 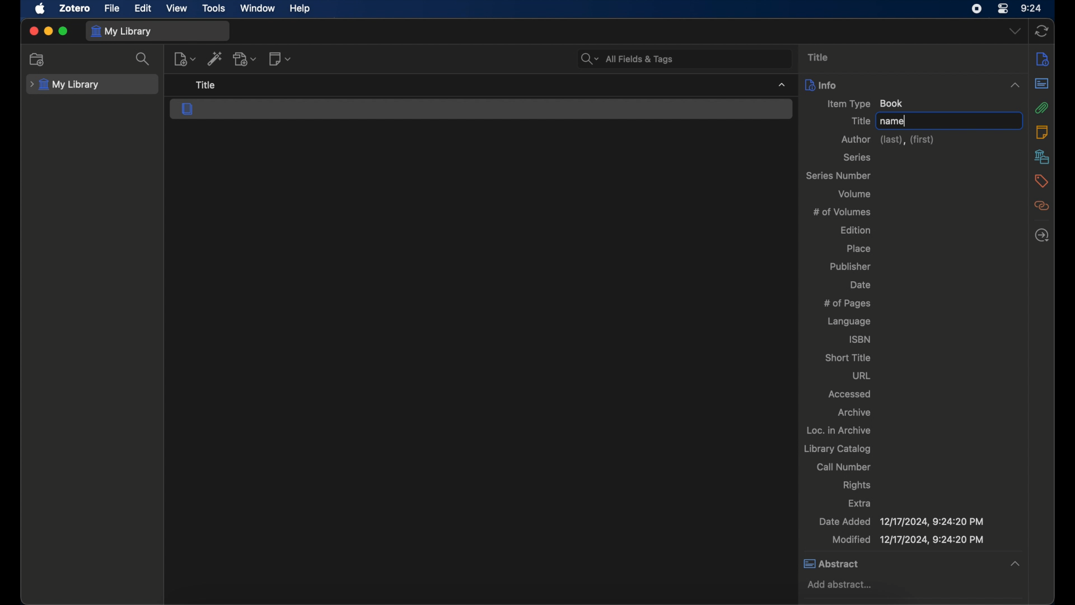 What do you see at coordinates (857, 157) in the screenshot?
I see `series` at bounding box center [857, 157].